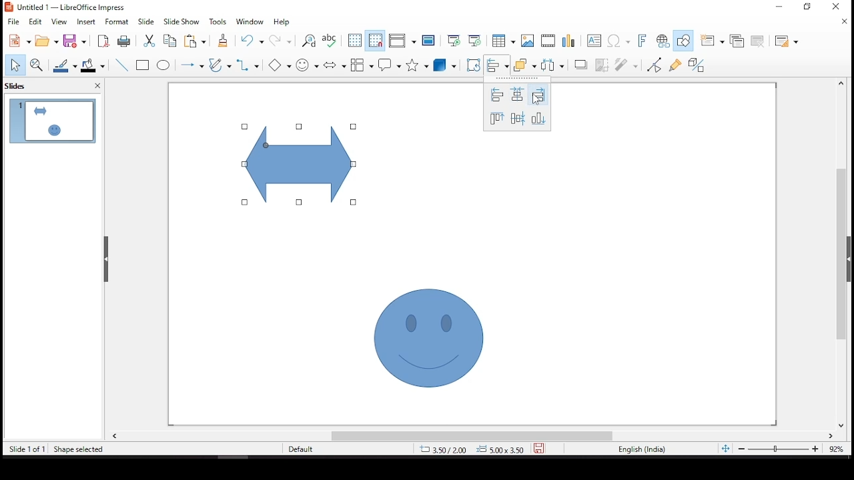 This screenshot has width=854, height=480. Describe the element at coordinates (757, 41) in the screenshot. I see `delete slide` at that location.